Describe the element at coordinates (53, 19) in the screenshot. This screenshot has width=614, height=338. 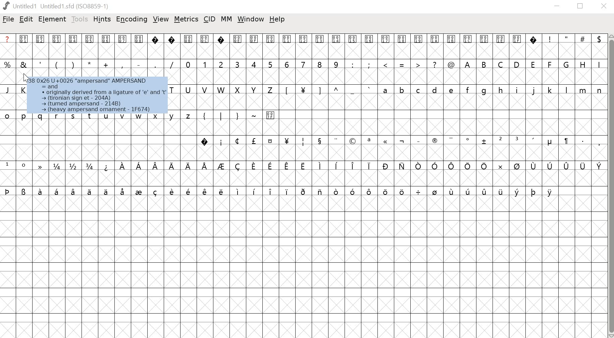
I see `element` at that location.